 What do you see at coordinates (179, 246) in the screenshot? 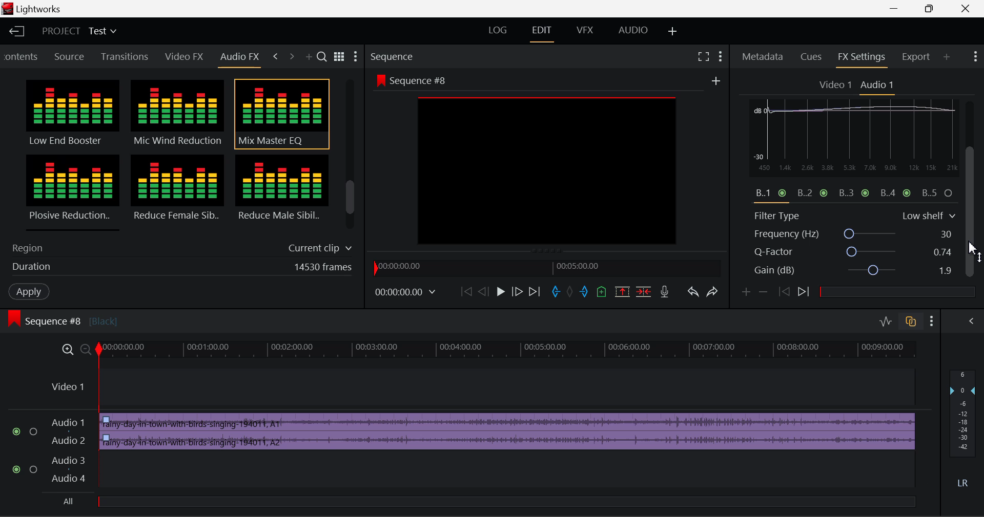
I see `Region` at bounding box center [179, 246].